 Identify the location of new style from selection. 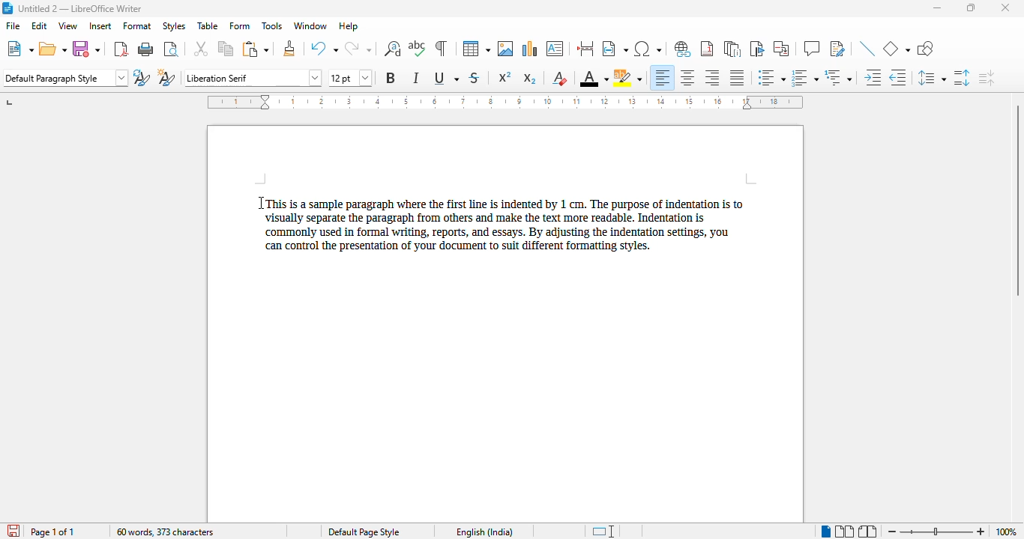
(166, 76).